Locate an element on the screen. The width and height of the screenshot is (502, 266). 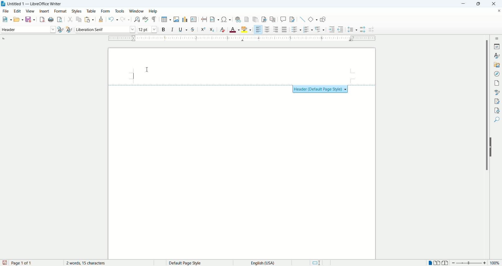
insert comment is located at coordinates (283, 19).